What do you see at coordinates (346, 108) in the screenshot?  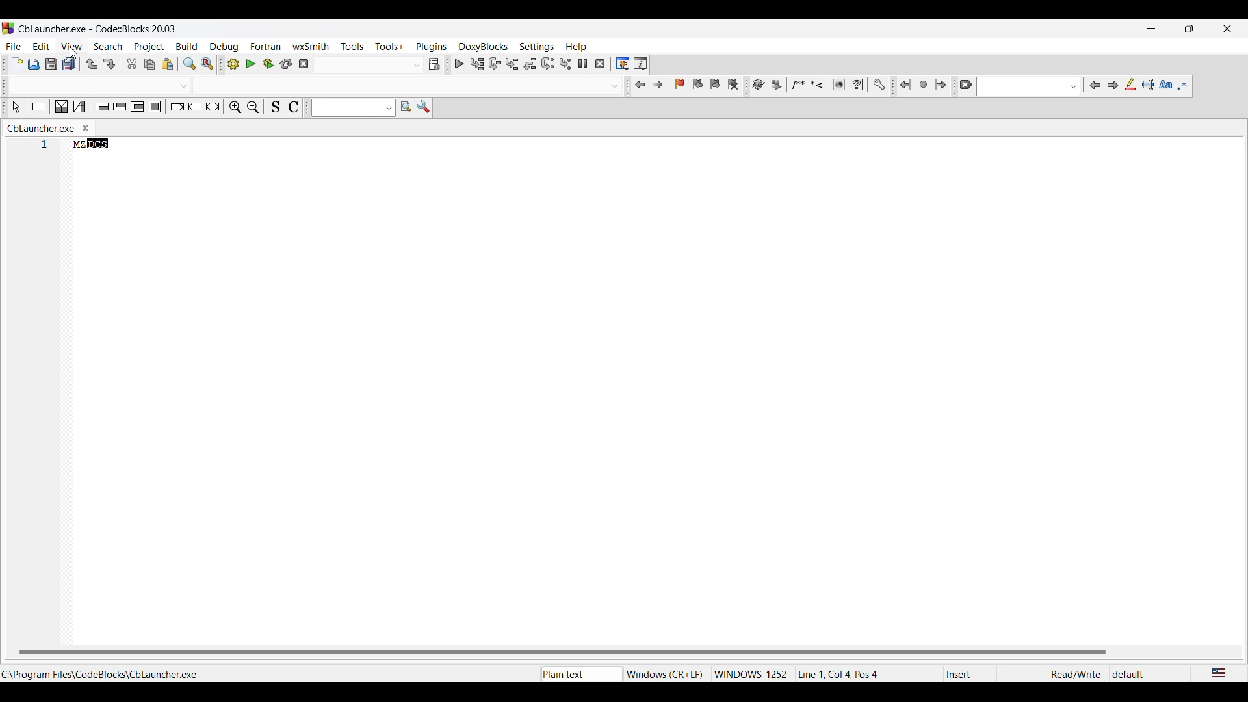 I see `Input text to search` at bounding box center [346, 108].